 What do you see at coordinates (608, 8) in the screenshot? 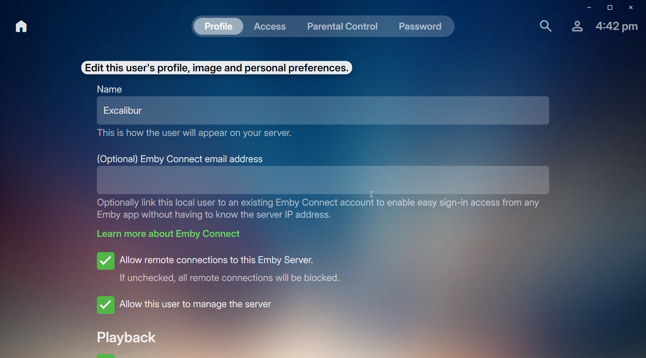
I see `Restore` at bounding box center [608, 8].